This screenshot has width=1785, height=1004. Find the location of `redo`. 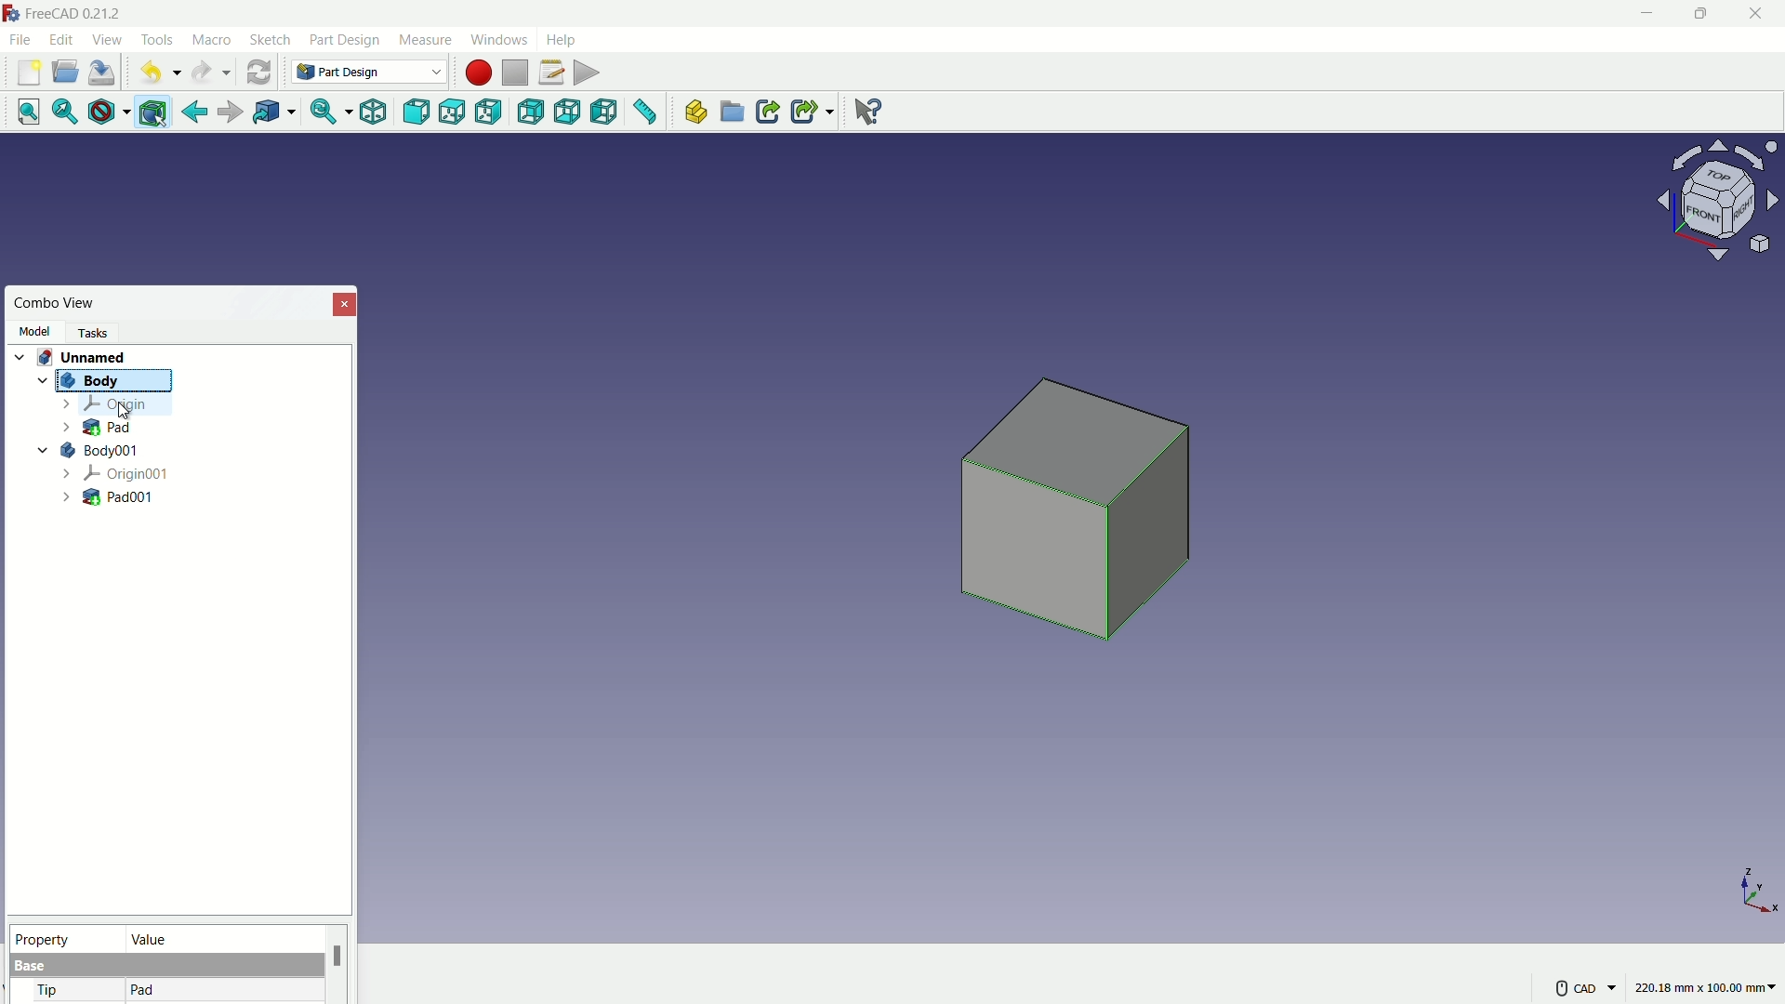

redo is located at coordinates (211, 73).